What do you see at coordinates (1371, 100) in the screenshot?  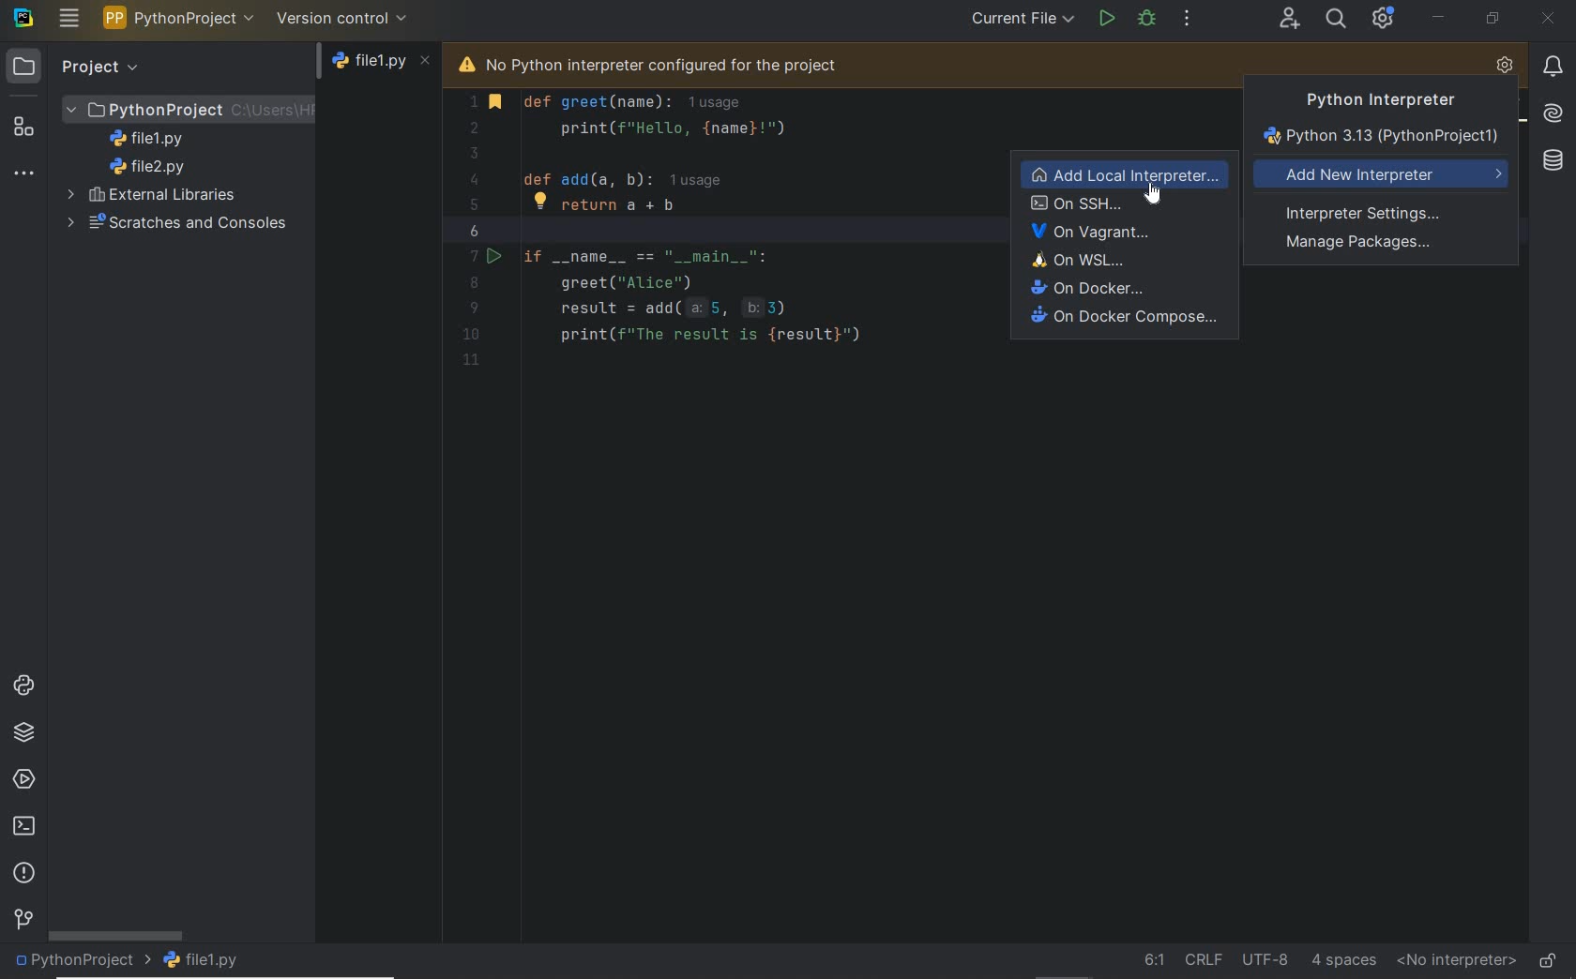 I see `Python Interpreter` at bounding box center [1371, 100].